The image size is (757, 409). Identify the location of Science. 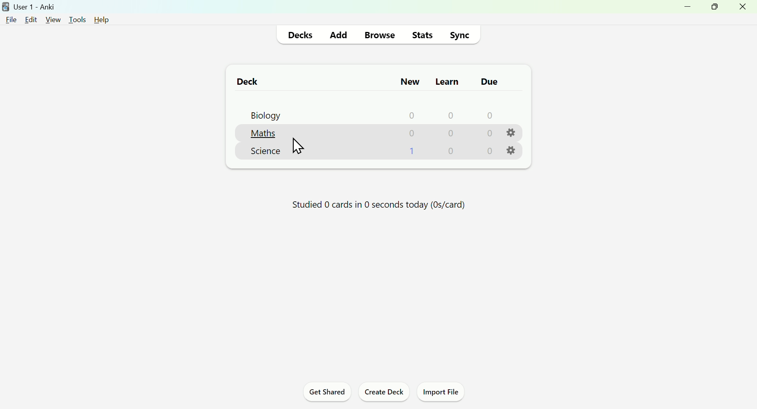
(265, 153).